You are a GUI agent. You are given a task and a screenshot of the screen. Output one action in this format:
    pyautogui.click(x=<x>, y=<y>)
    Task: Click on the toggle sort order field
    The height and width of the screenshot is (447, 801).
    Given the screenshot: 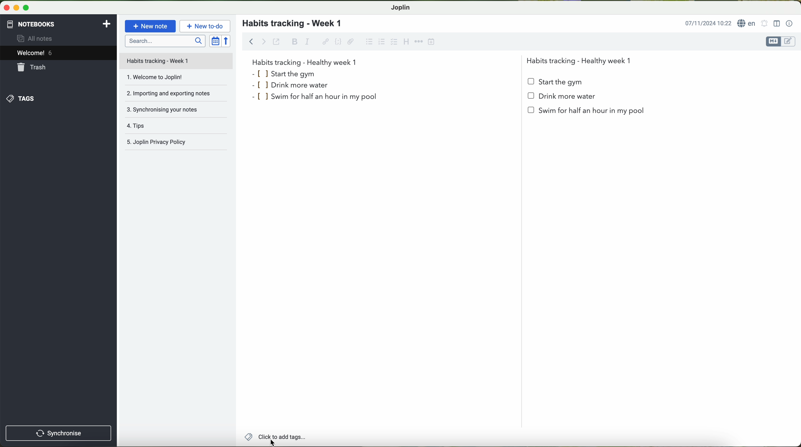 What is the action you would take?
    pyautogui.click(x=215, y=41)
    